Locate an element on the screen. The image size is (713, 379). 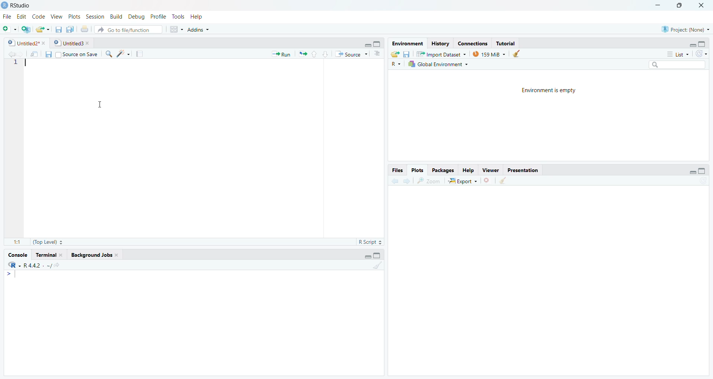
Plots is located at coordinates (417, 170).